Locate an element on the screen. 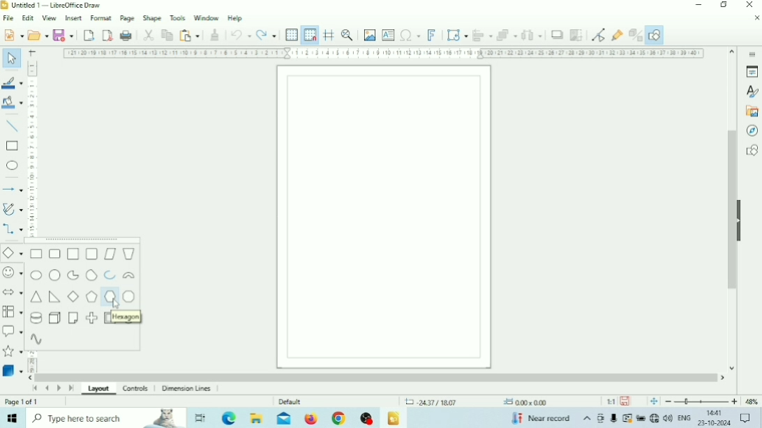  Pentagon is located at coordinates (92, 296).